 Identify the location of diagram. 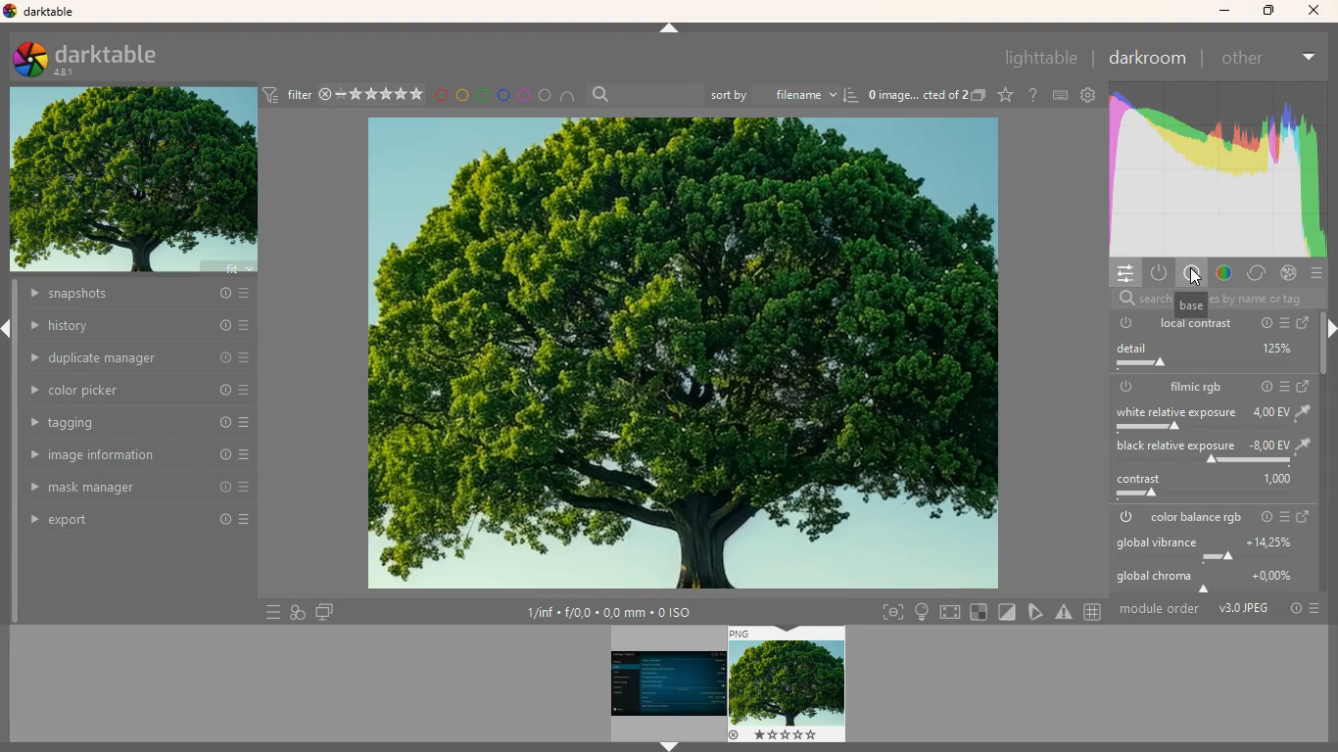
(295, 611).